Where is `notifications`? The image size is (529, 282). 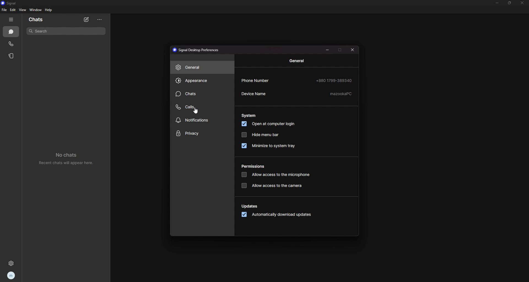
notifications is located at coordinates (202, 120).